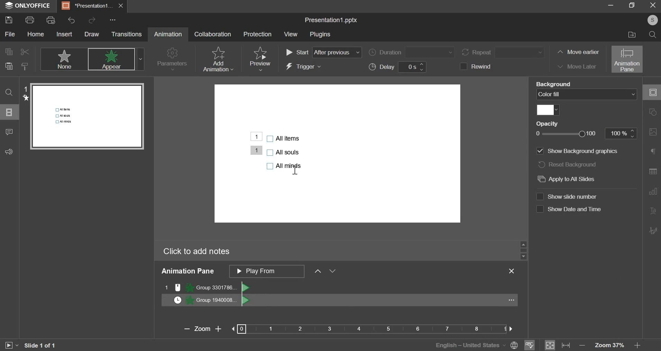 This screenshot has width=661, height=351. What do you see at coordinates (627, 59) in the screenshot?
I see `animation pane` at bounding box center [627, 59].